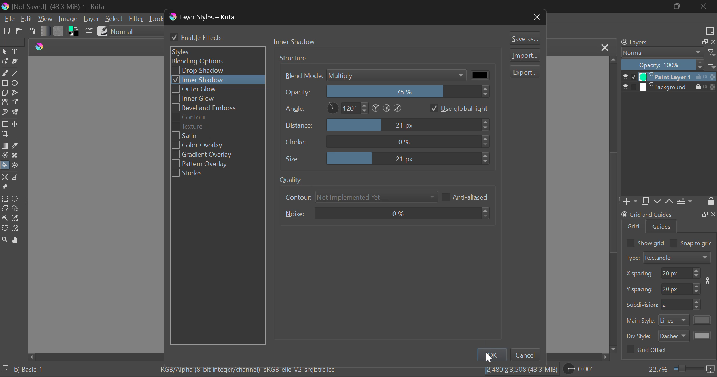 This screenshot has width=717, height=377. Describe the element at coordinates (214, 126) in the screenshot. I see `Texture` at that location.